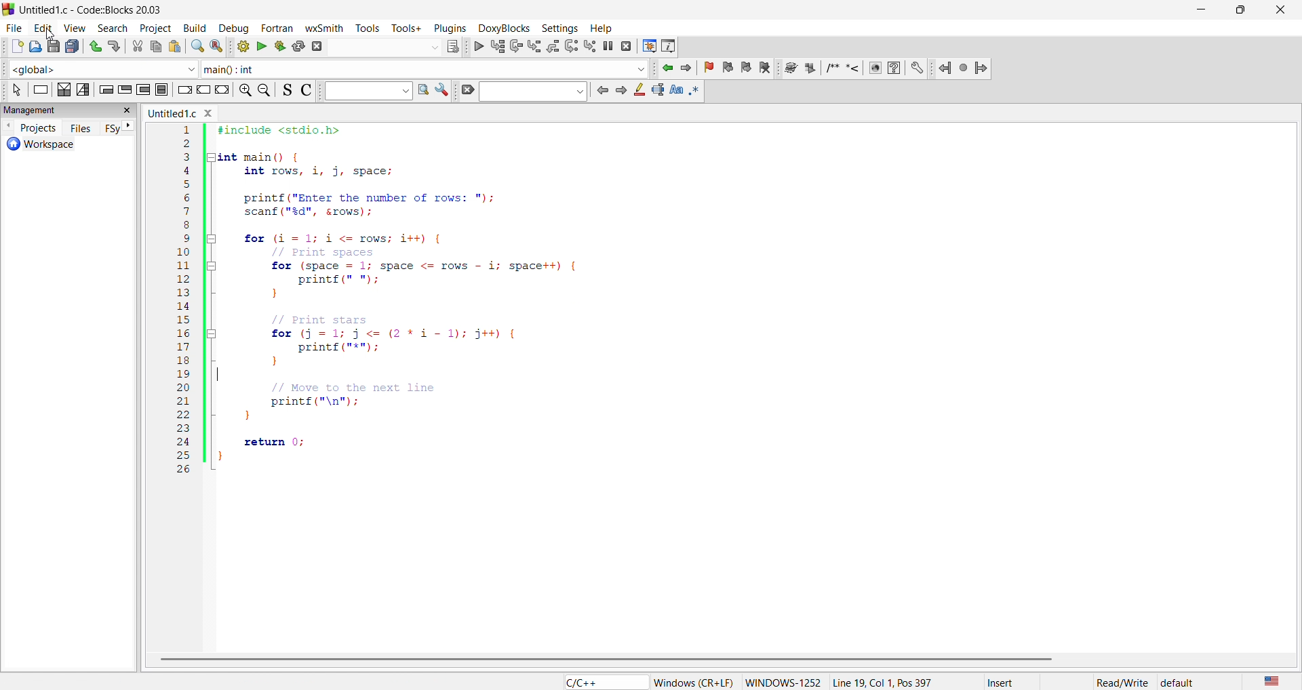  I want to click on language, so click(602, 682).